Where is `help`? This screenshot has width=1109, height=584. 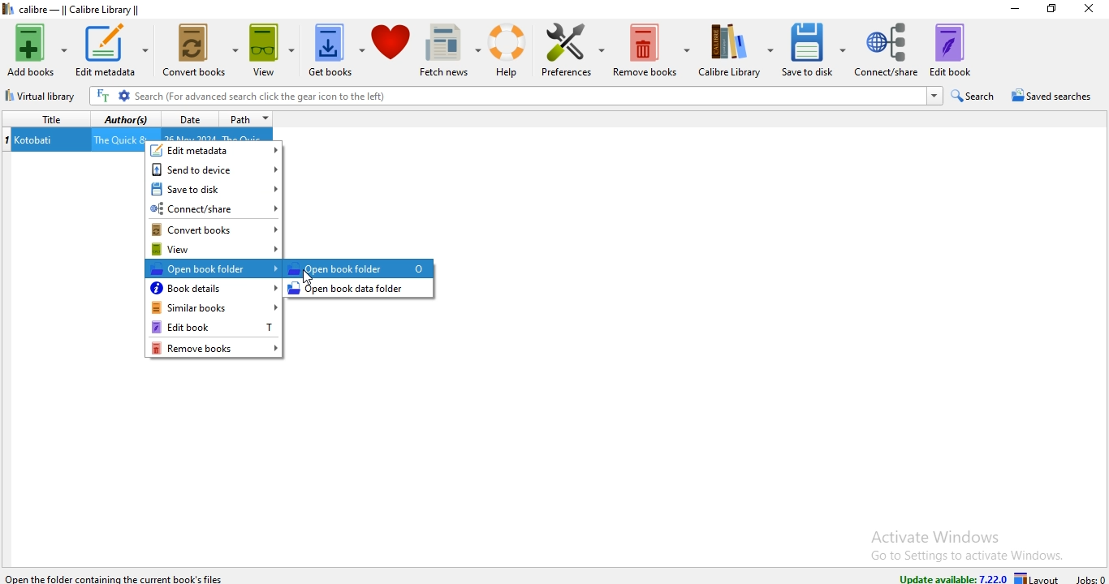 help is located at coordinates (507, 49).